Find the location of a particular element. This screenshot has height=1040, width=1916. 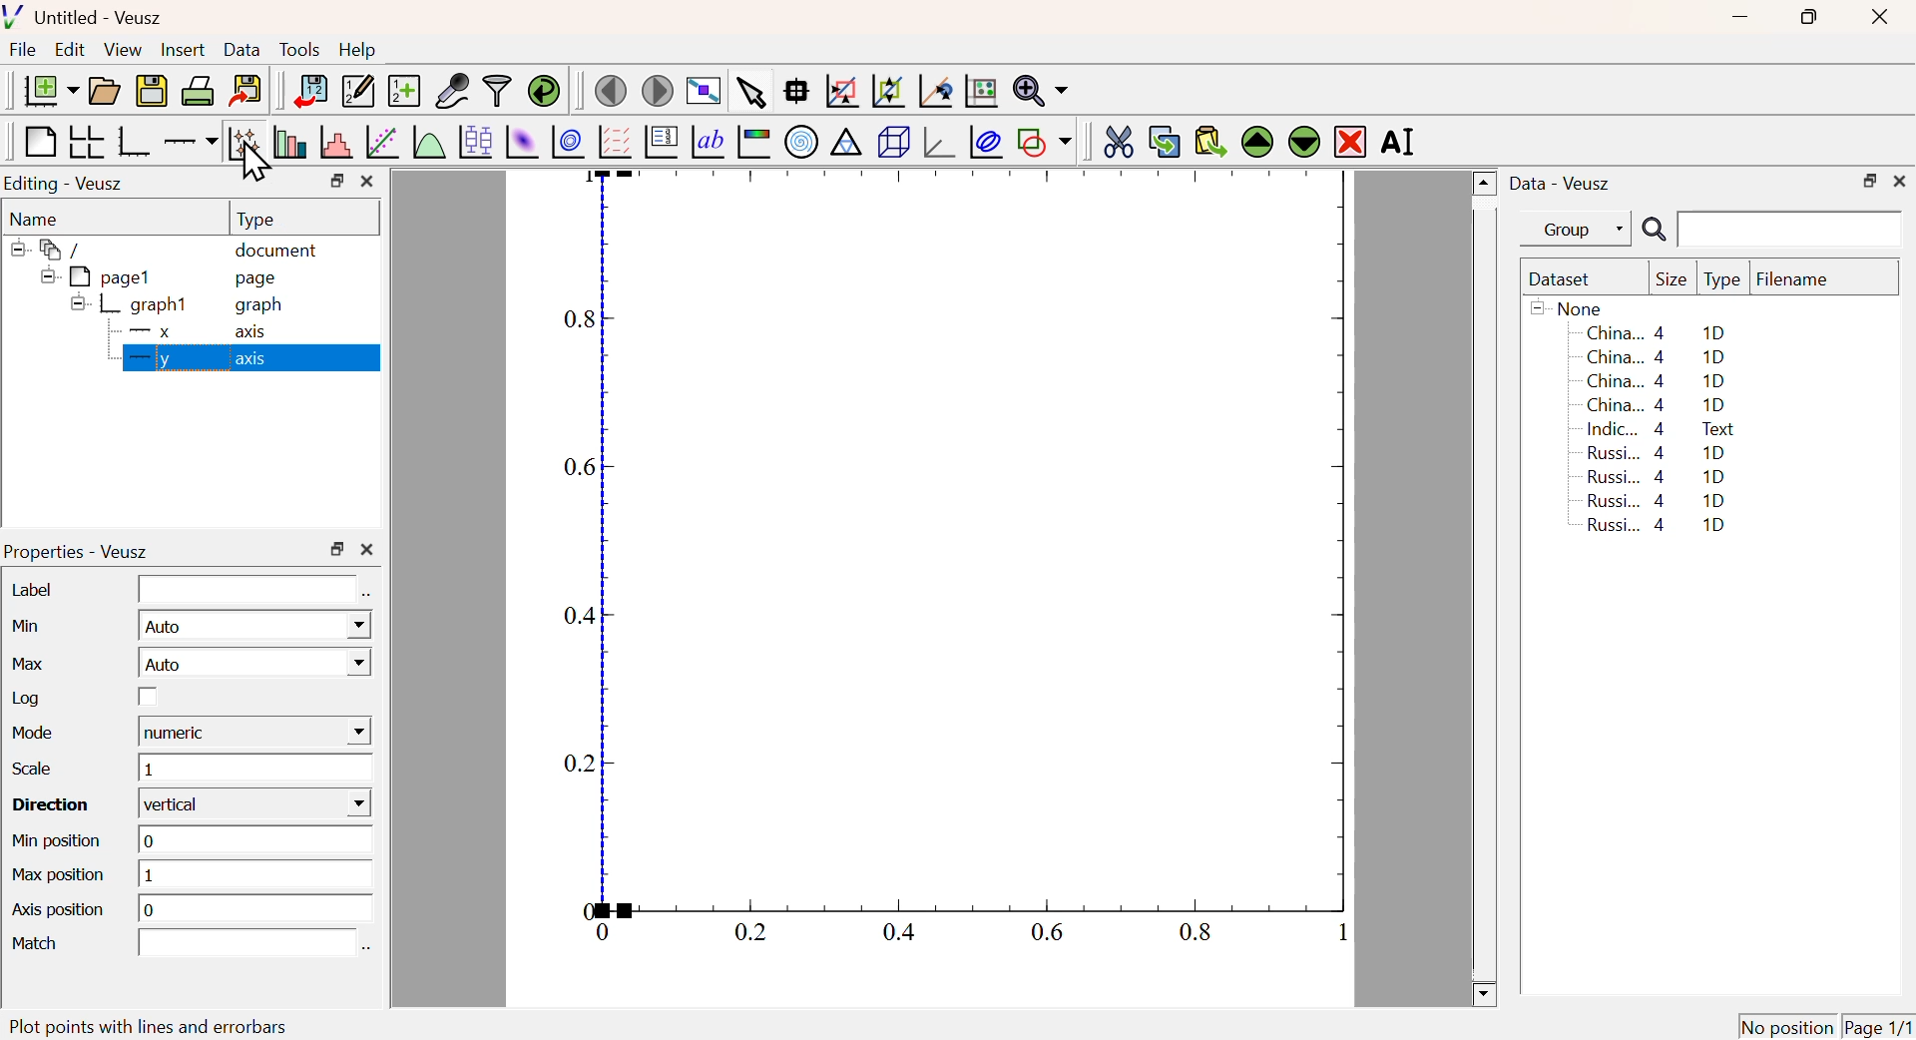

Text Label is located at coordinates (708, 143).